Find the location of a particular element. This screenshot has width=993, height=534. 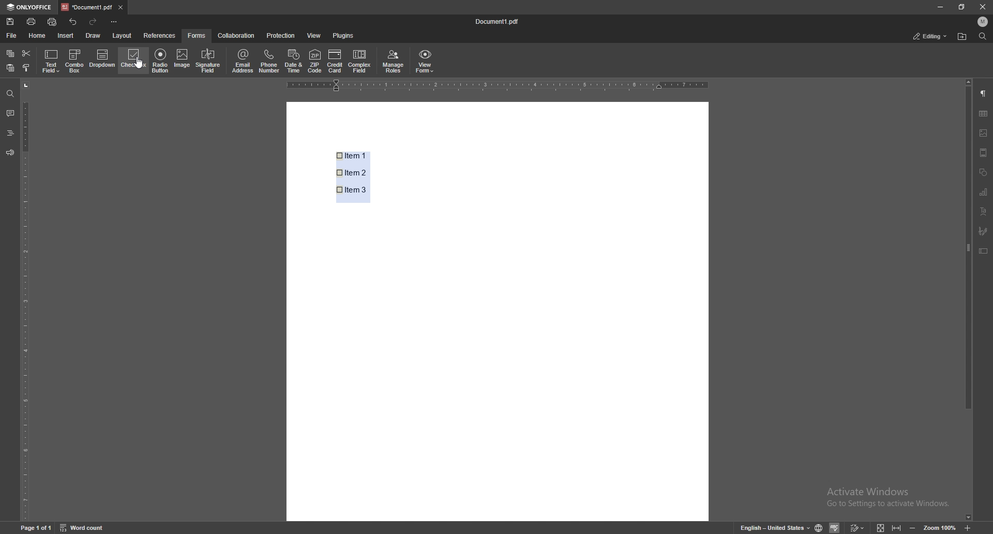

collaboration is located at coordinates (235, 35).